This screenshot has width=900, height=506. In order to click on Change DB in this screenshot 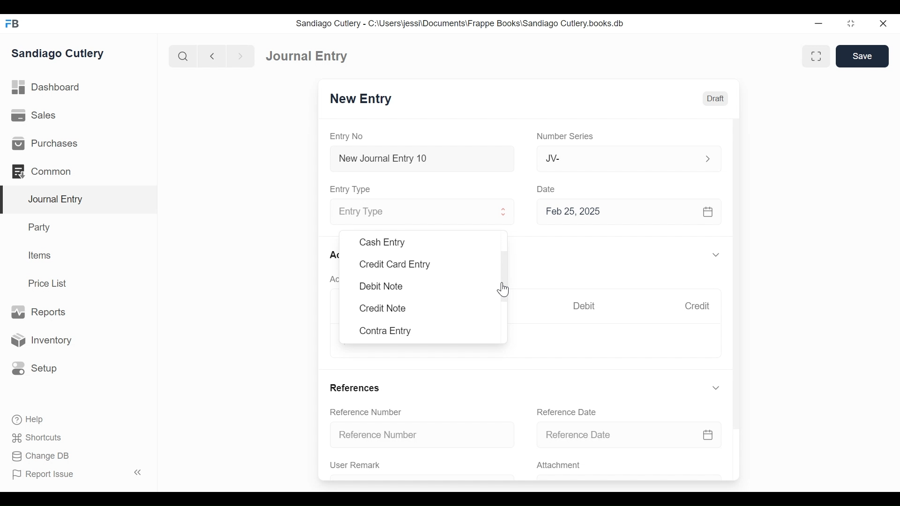, I will do `click(37, 456)`.